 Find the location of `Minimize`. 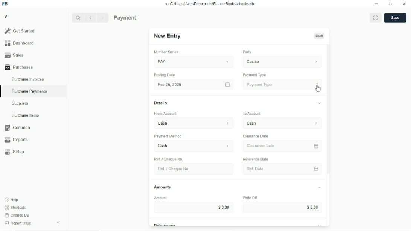

Minimize is located at coordinates (376, 4).